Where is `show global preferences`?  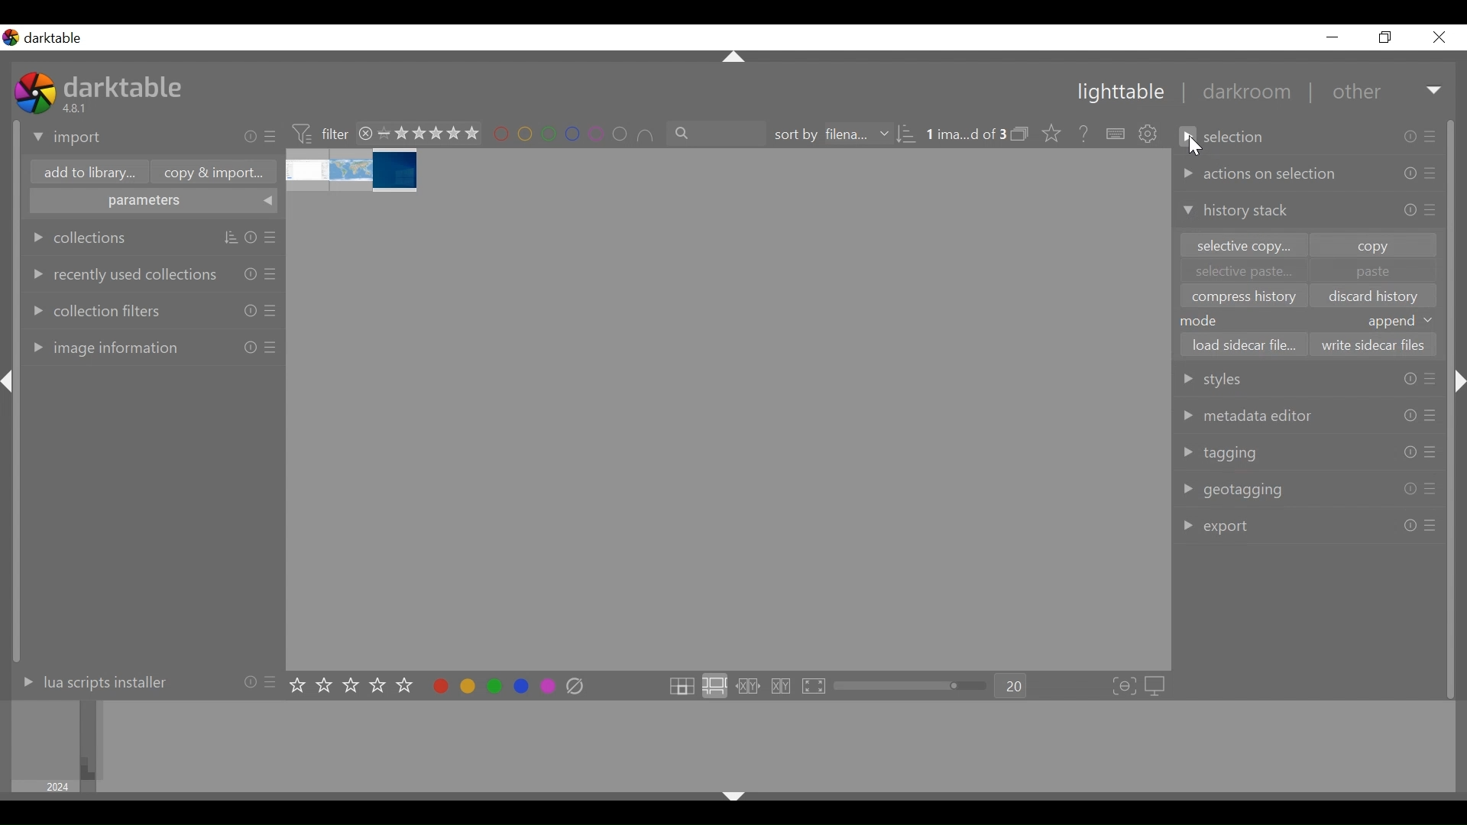
show global preferences is located at coordinates (1150, 135).